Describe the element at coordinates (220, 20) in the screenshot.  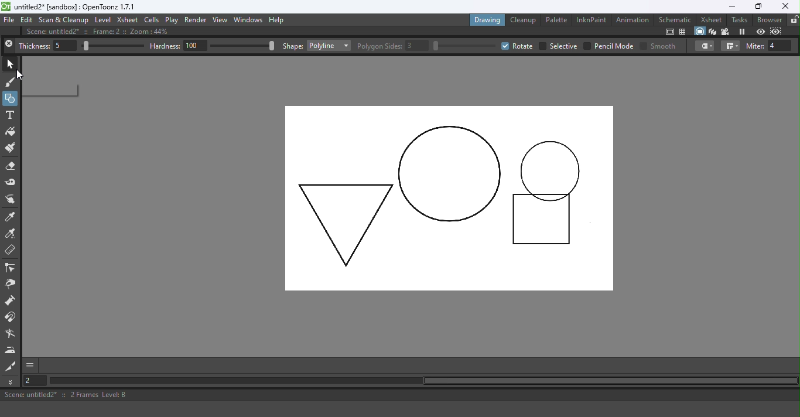
I see `View` at that location.